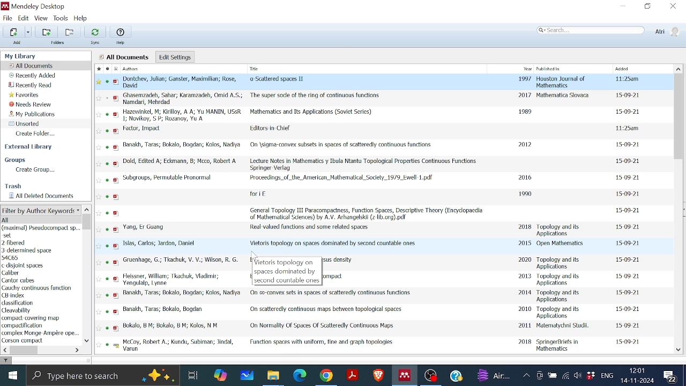 The height and width of the screenshot is (386, 686). What do you see at coordinates (116, 98) in the screenshot?
I see `pdf` at bounding box center [116, 98].